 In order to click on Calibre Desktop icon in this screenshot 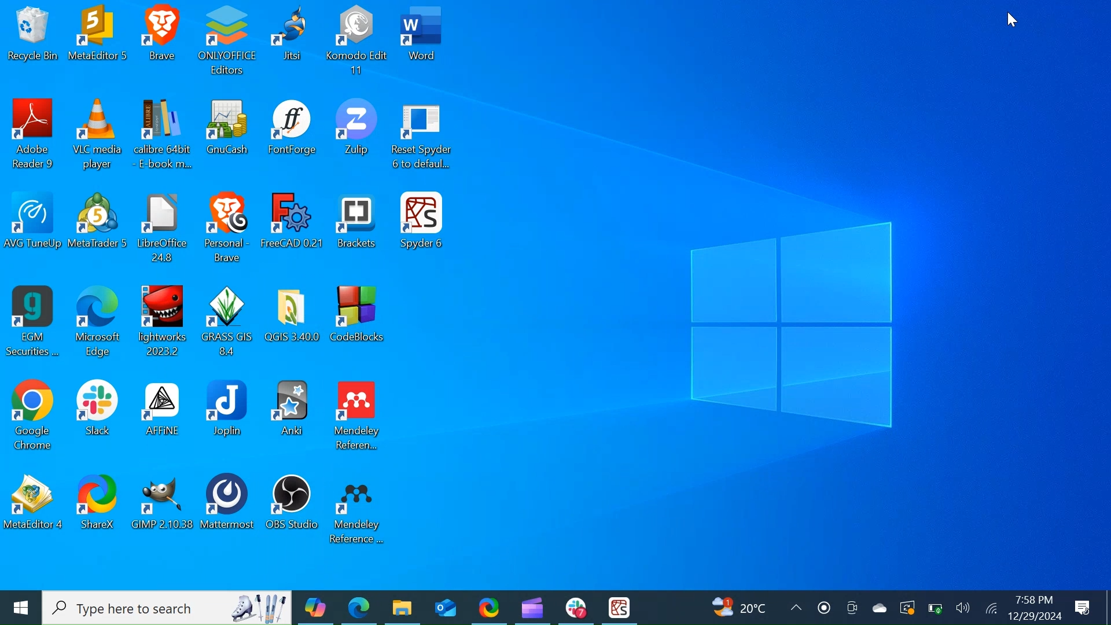, I will do `click(165, 136)`.